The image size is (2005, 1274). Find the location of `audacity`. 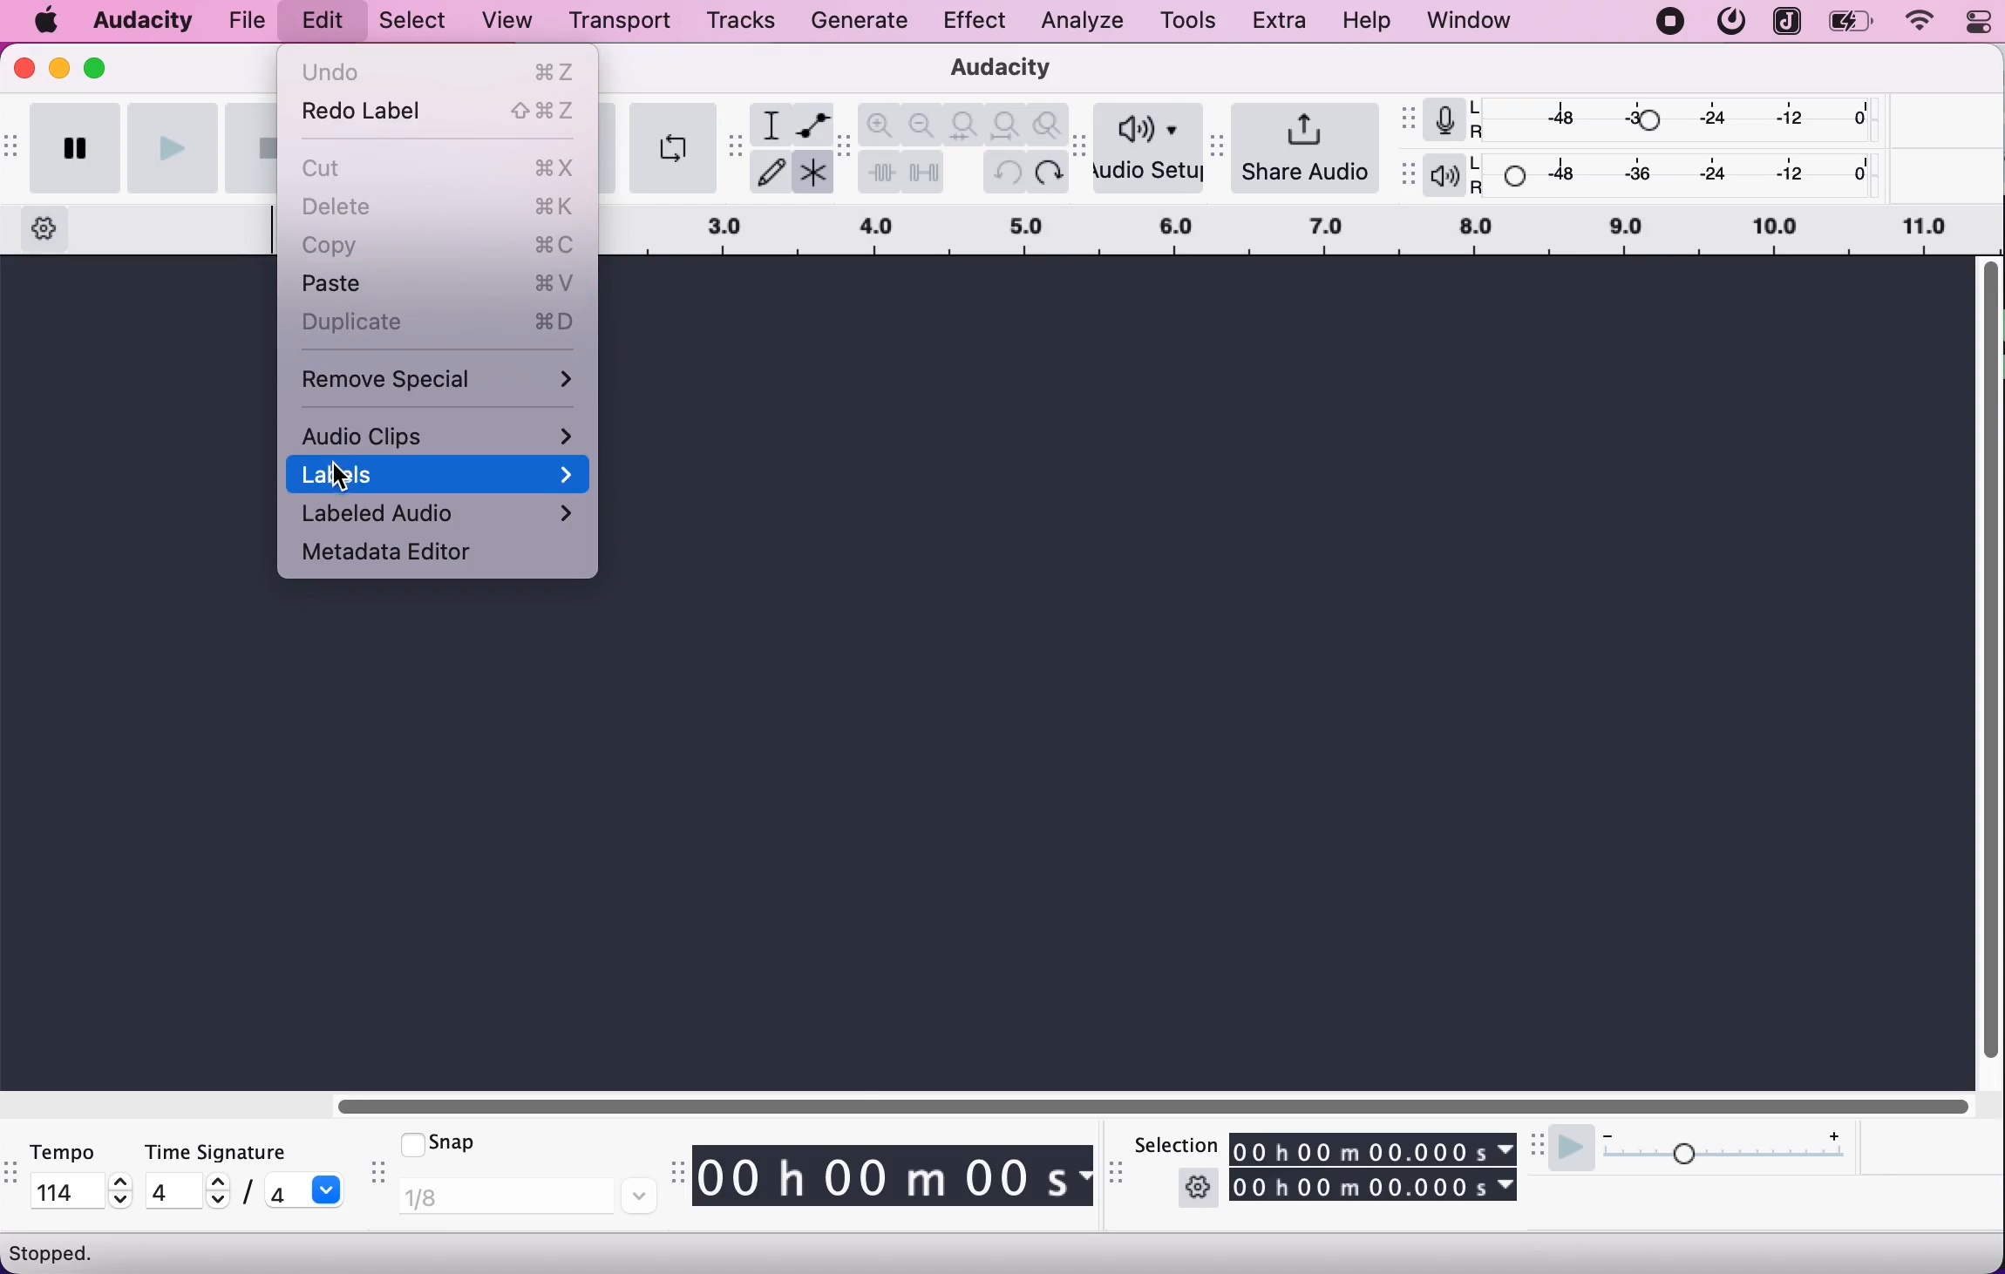

audacity is located at coordinates (992, 70).